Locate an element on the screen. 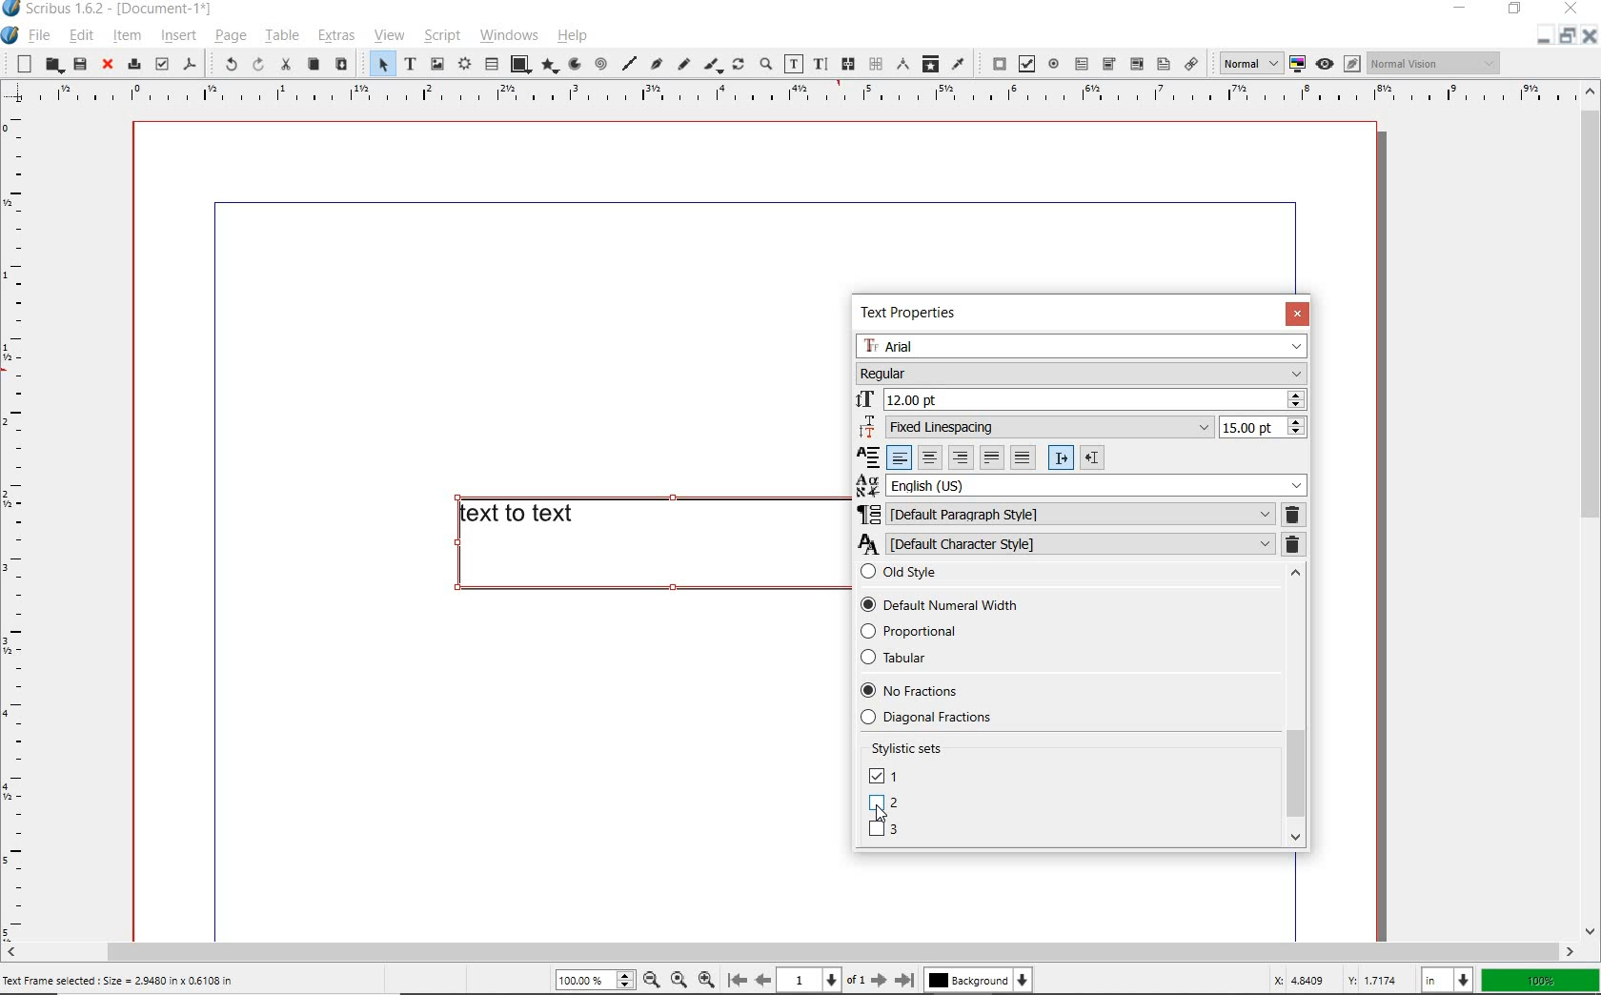 The image size is (1601, 995). Vertical page margin is located at coordinates (782, 95).